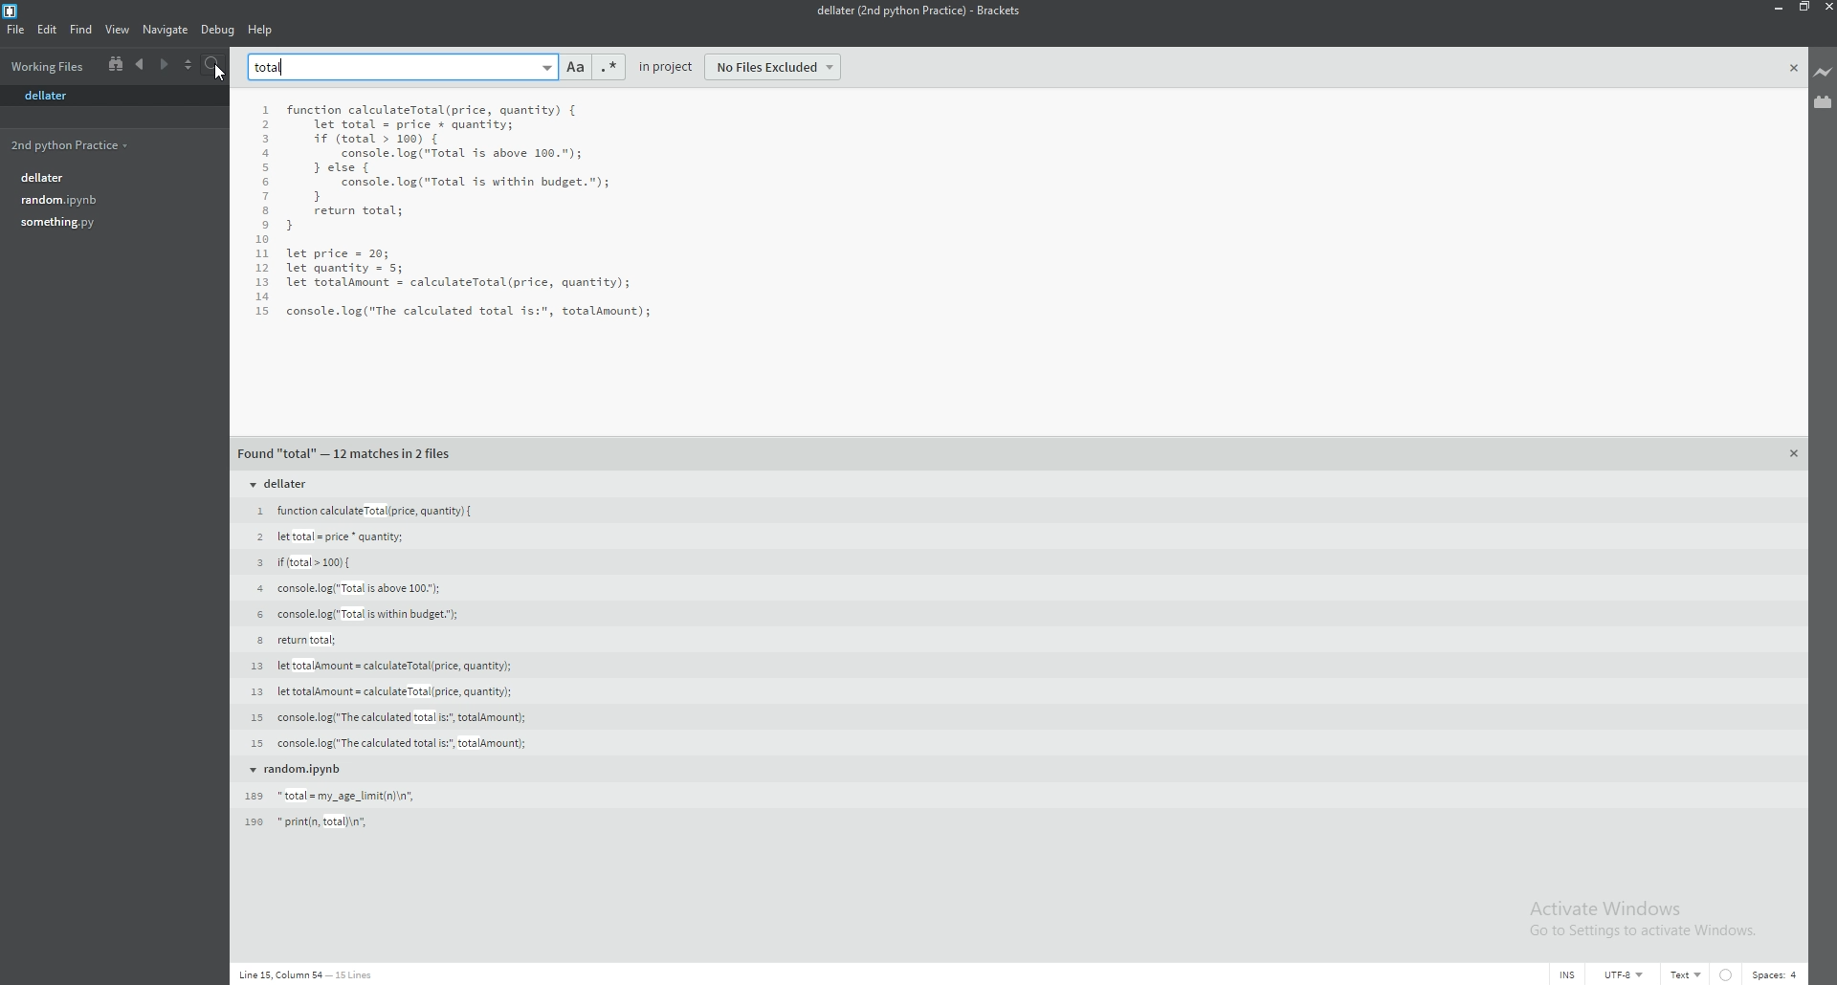 The image size is (1837, 985). What do you see at coordinates (110, 201) in the screenshot?
I see `random.ipynb` at bounding box center [110, 201].